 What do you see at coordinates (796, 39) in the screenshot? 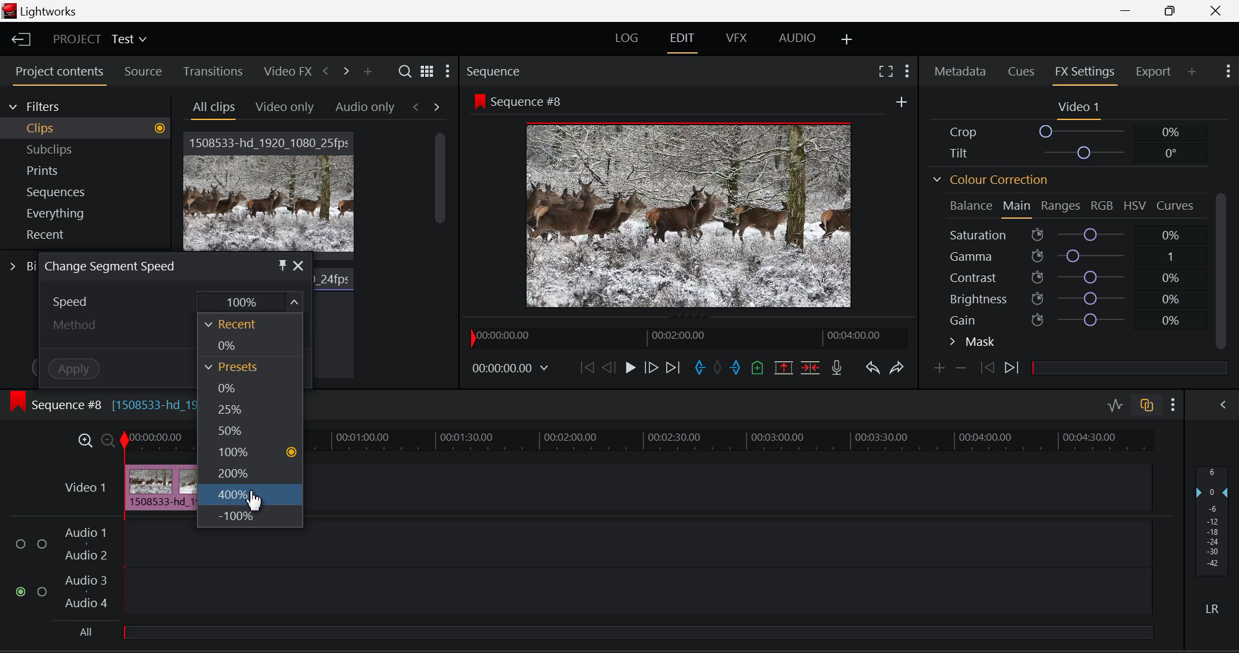
I see `AUDIO` at bounding box center [796, 39].